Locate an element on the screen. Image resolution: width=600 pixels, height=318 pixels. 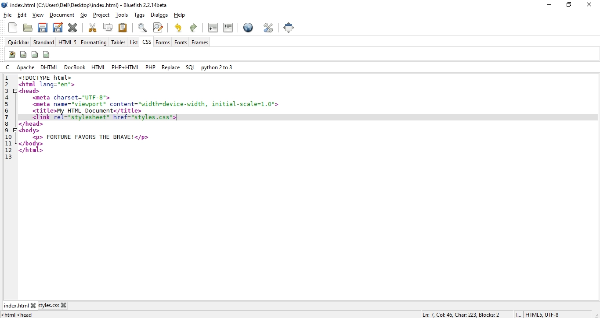
project is located at coordinates (102, 15).